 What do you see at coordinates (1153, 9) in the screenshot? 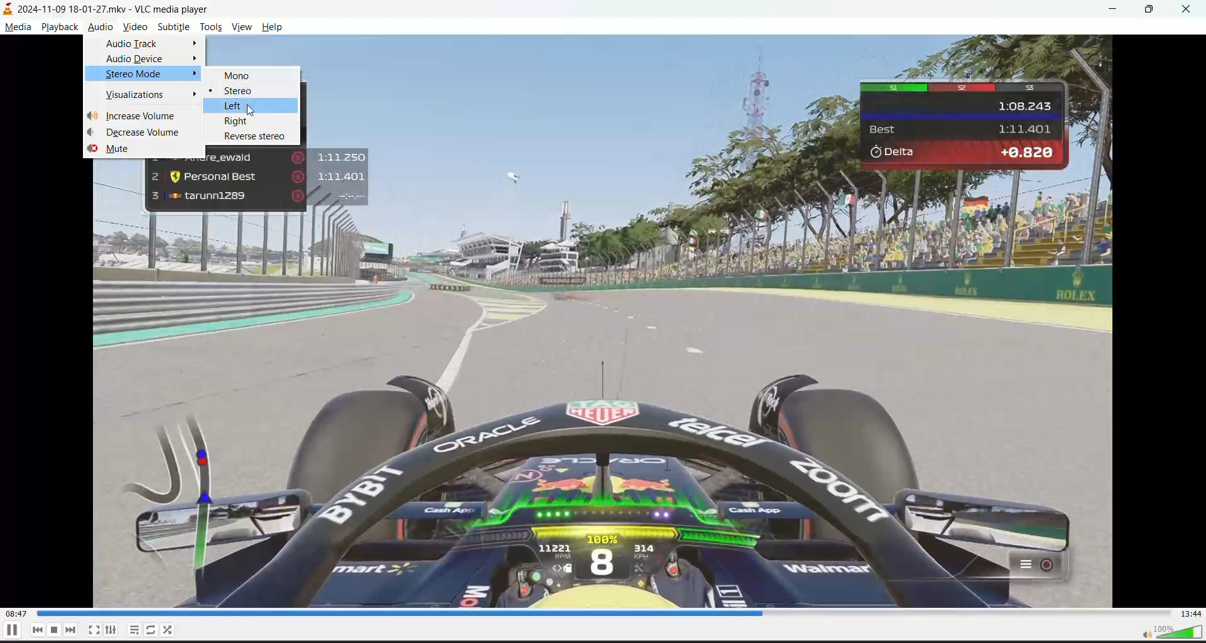
I see `maximize` at bounding box center [1153, 9].